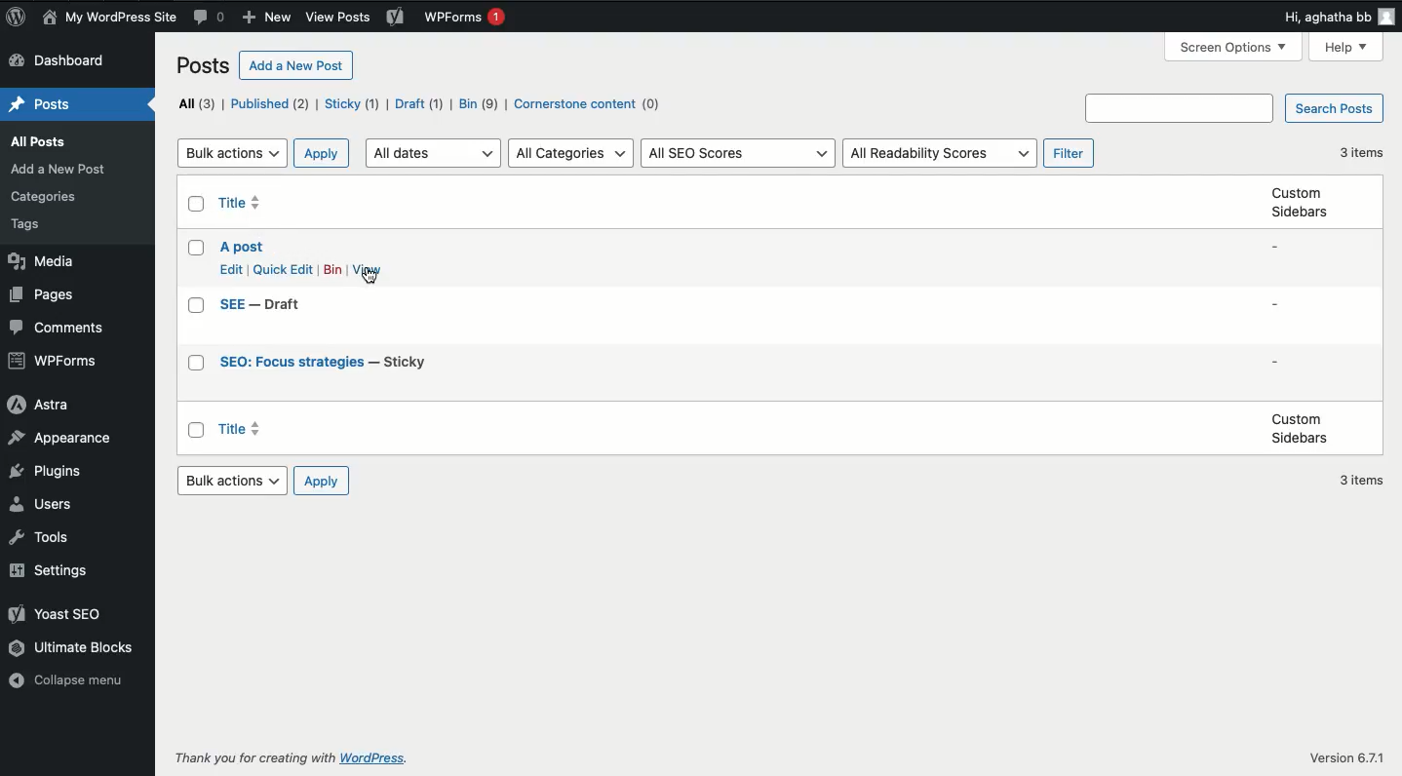 The image size is (1402, 776). I want to click on Bin, so click(334, 269).